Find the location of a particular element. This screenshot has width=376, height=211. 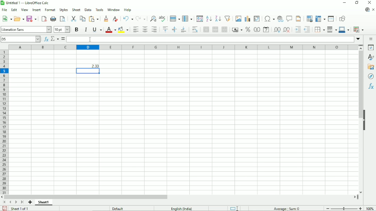

View is located at coordinates (25, 10).